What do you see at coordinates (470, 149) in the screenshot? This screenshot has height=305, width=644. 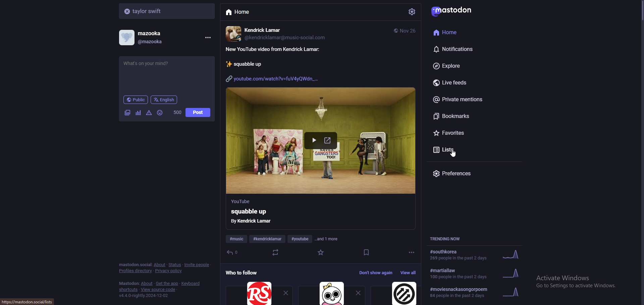 I see `lists` at bounding box center [470, 149].